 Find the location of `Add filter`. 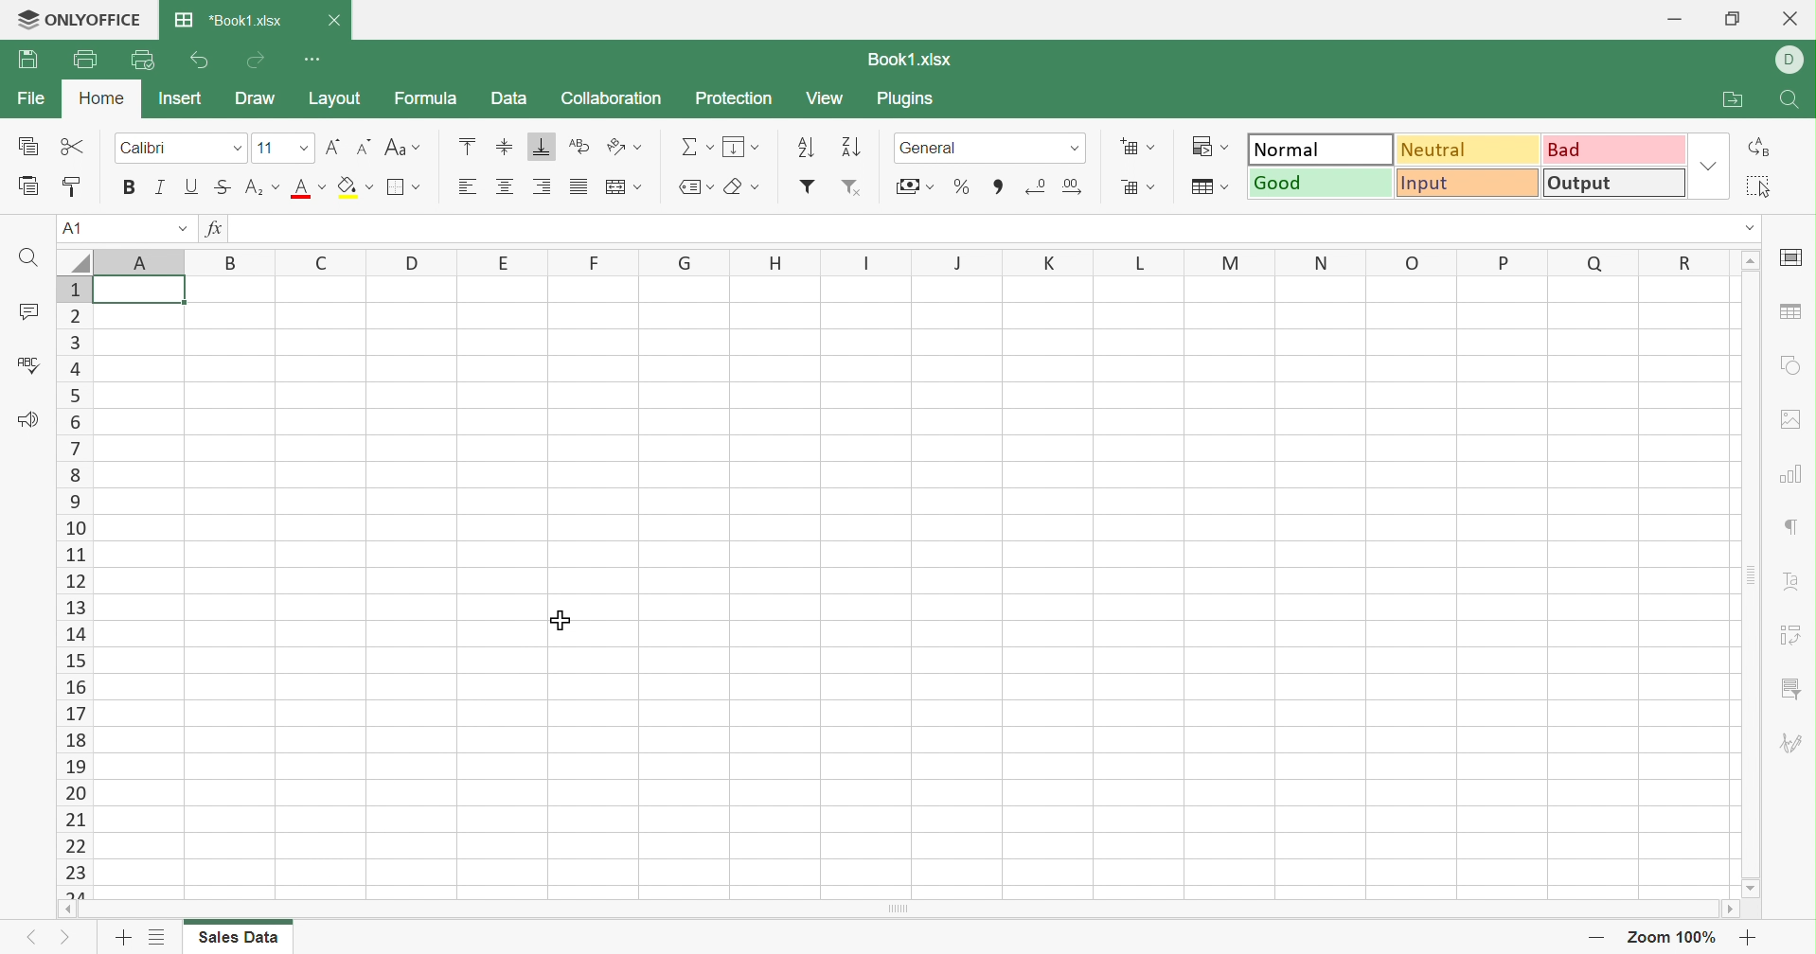

Add filter is located at coordinates (810, 186).